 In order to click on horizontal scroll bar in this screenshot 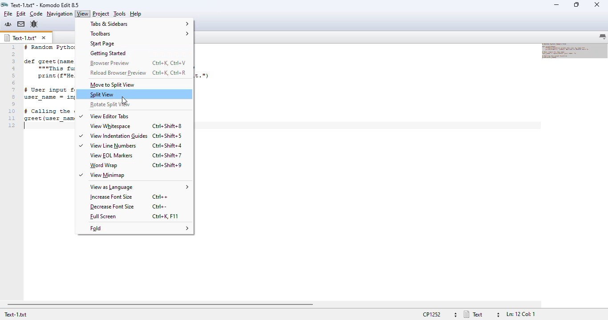, I will do `click(160, 305)`.